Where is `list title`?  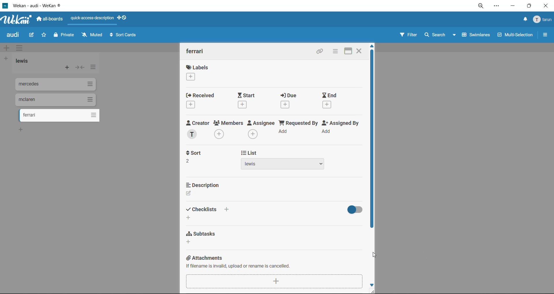 list title is located at coordinates (22, 61).